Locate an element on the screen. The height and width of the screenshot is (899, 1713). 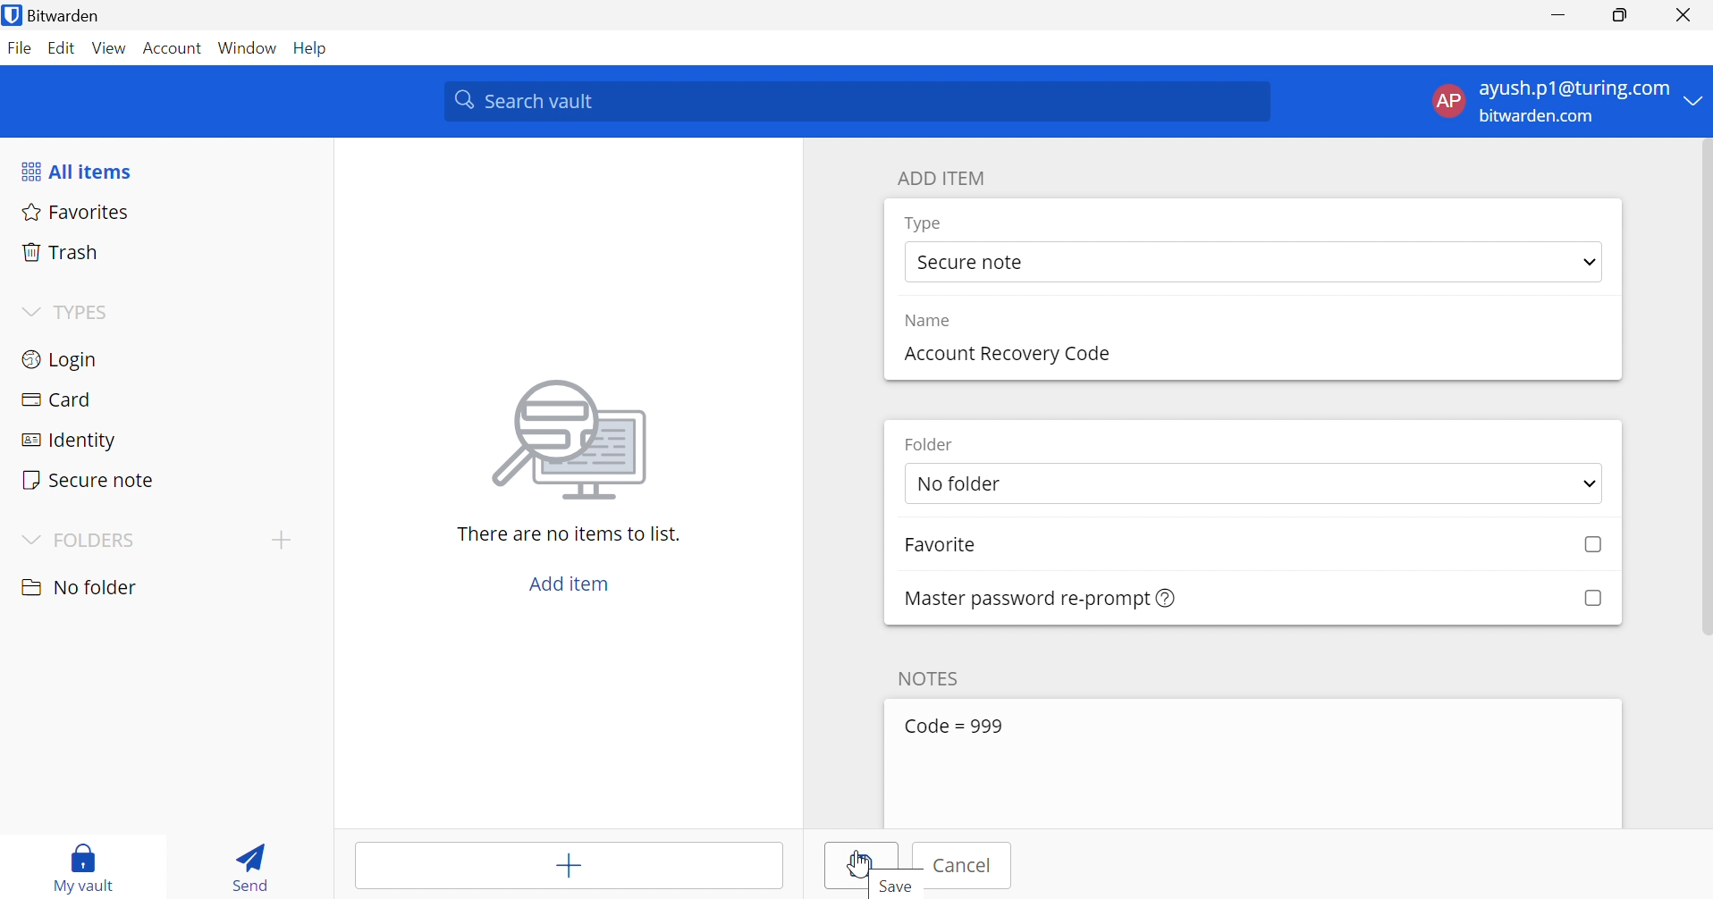
Edit is located at coordinates (62, 46).